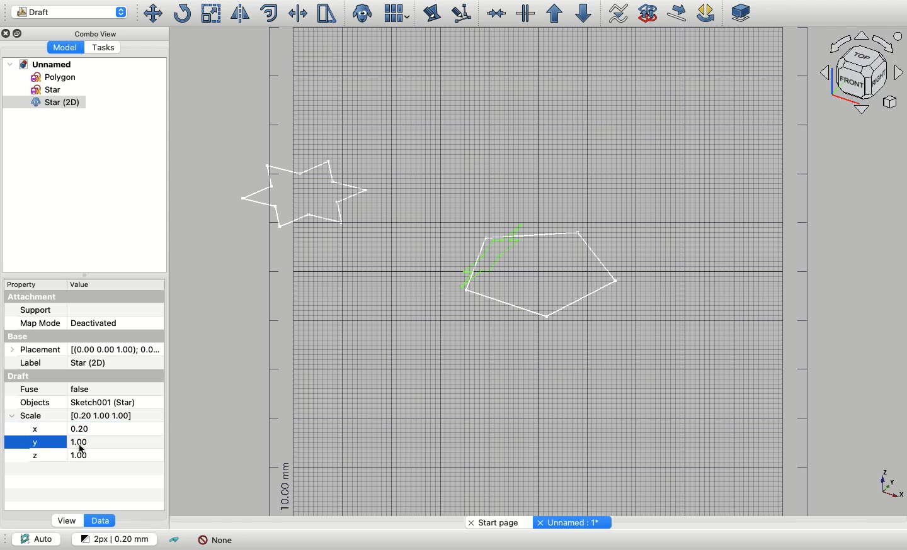 The height and width of the screenshot is (550, 907). What do you see at coordinates (678, 13) in the screenshot?
I see `Draft move` at bounding box center [678, 13].